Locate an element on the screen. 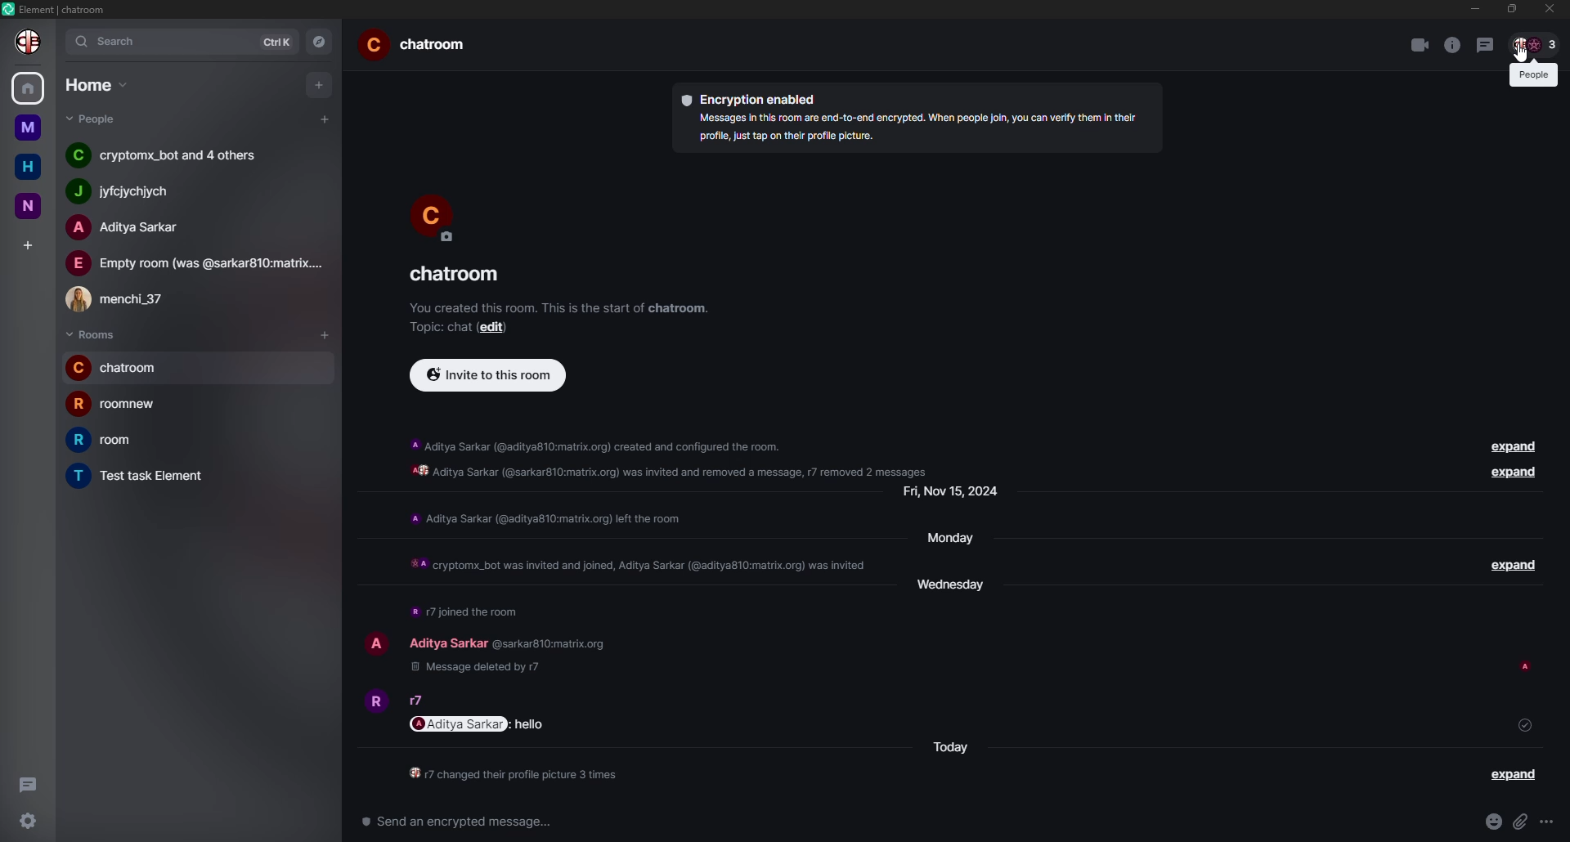 The image size is (1570, 842). info is located at coordinates (466, 611).